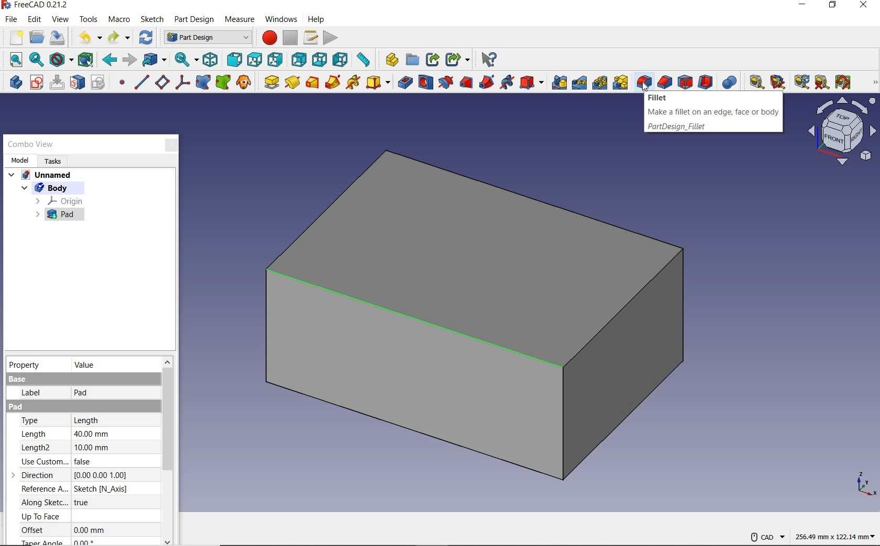 The image size is (880, 546). Describe the element at coordinates (31, 394) in the screenshot. I see `label` at that location.